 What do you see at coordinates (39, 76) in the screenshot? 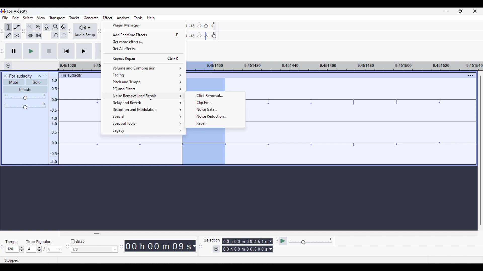
I see `Collapse` at bounding box center [39, 76].